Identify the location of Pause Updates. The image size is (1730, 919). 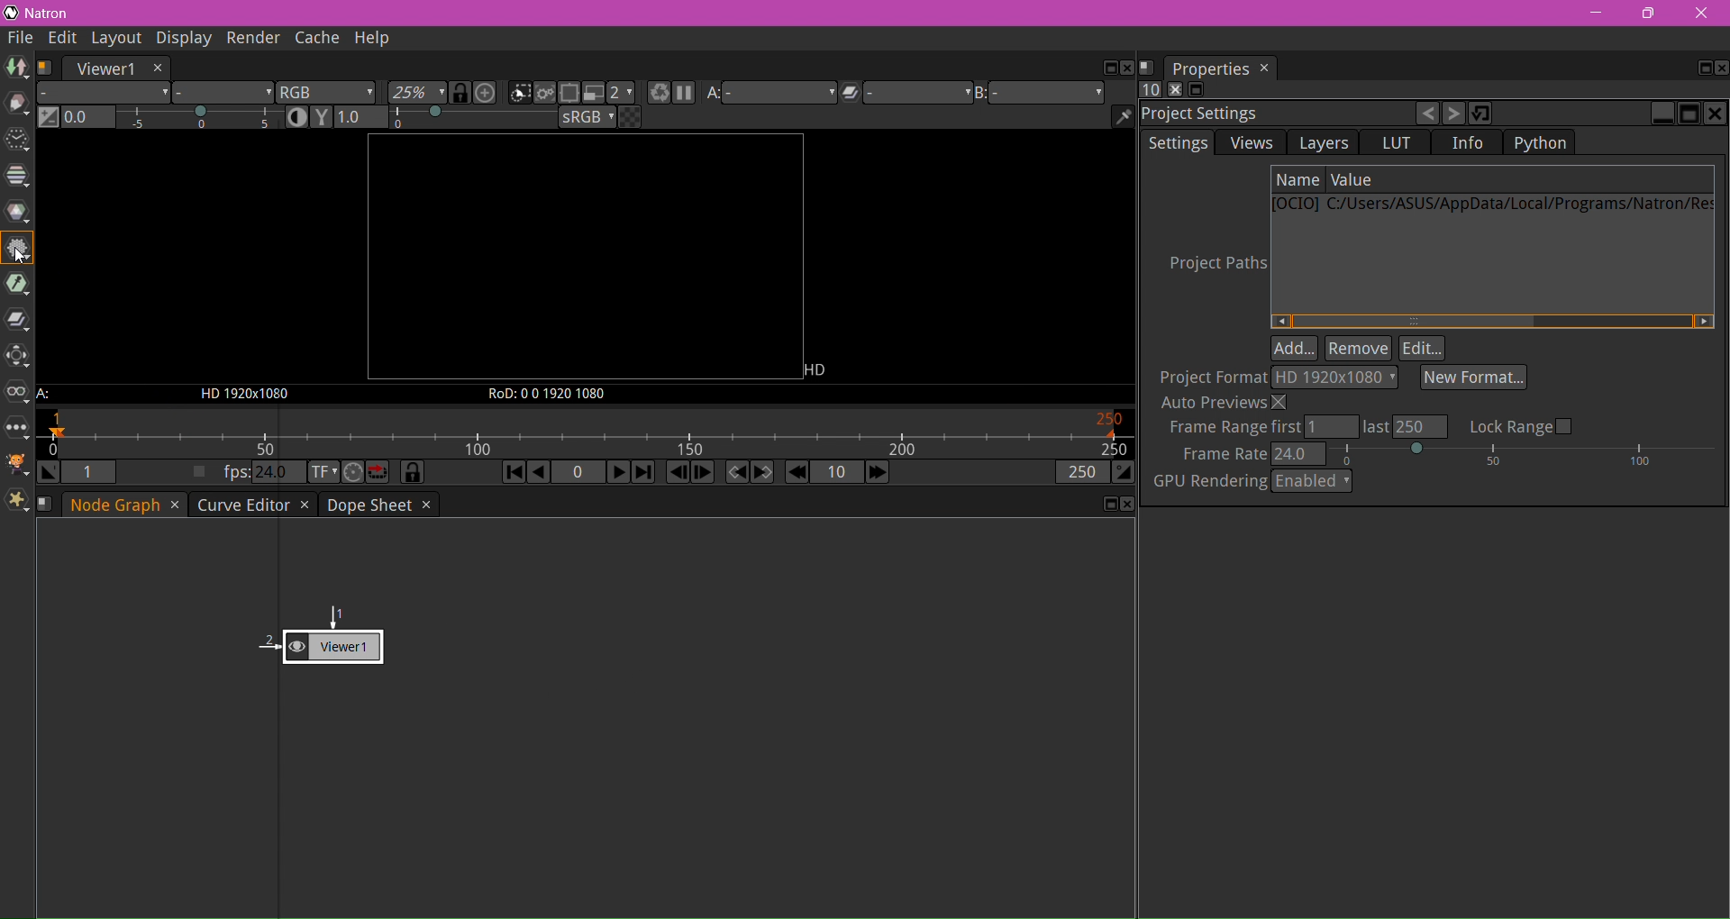
(683, 95).